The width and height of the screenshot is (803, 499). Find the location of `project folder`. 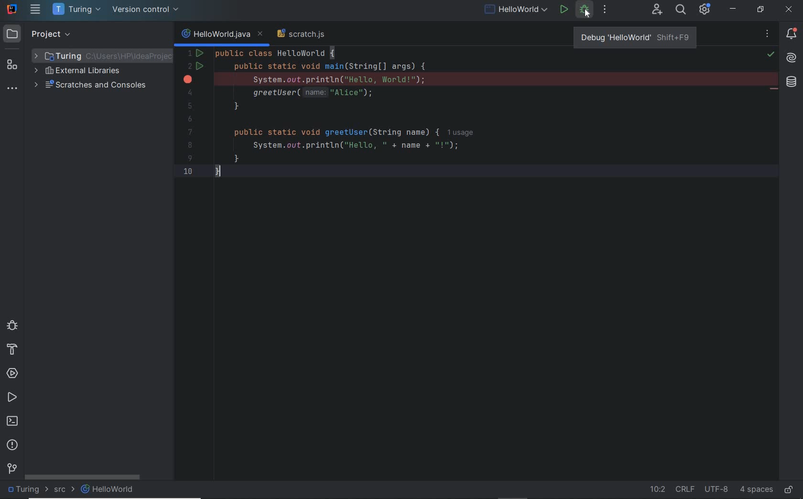

project folder is located at coordinates (101, 54).